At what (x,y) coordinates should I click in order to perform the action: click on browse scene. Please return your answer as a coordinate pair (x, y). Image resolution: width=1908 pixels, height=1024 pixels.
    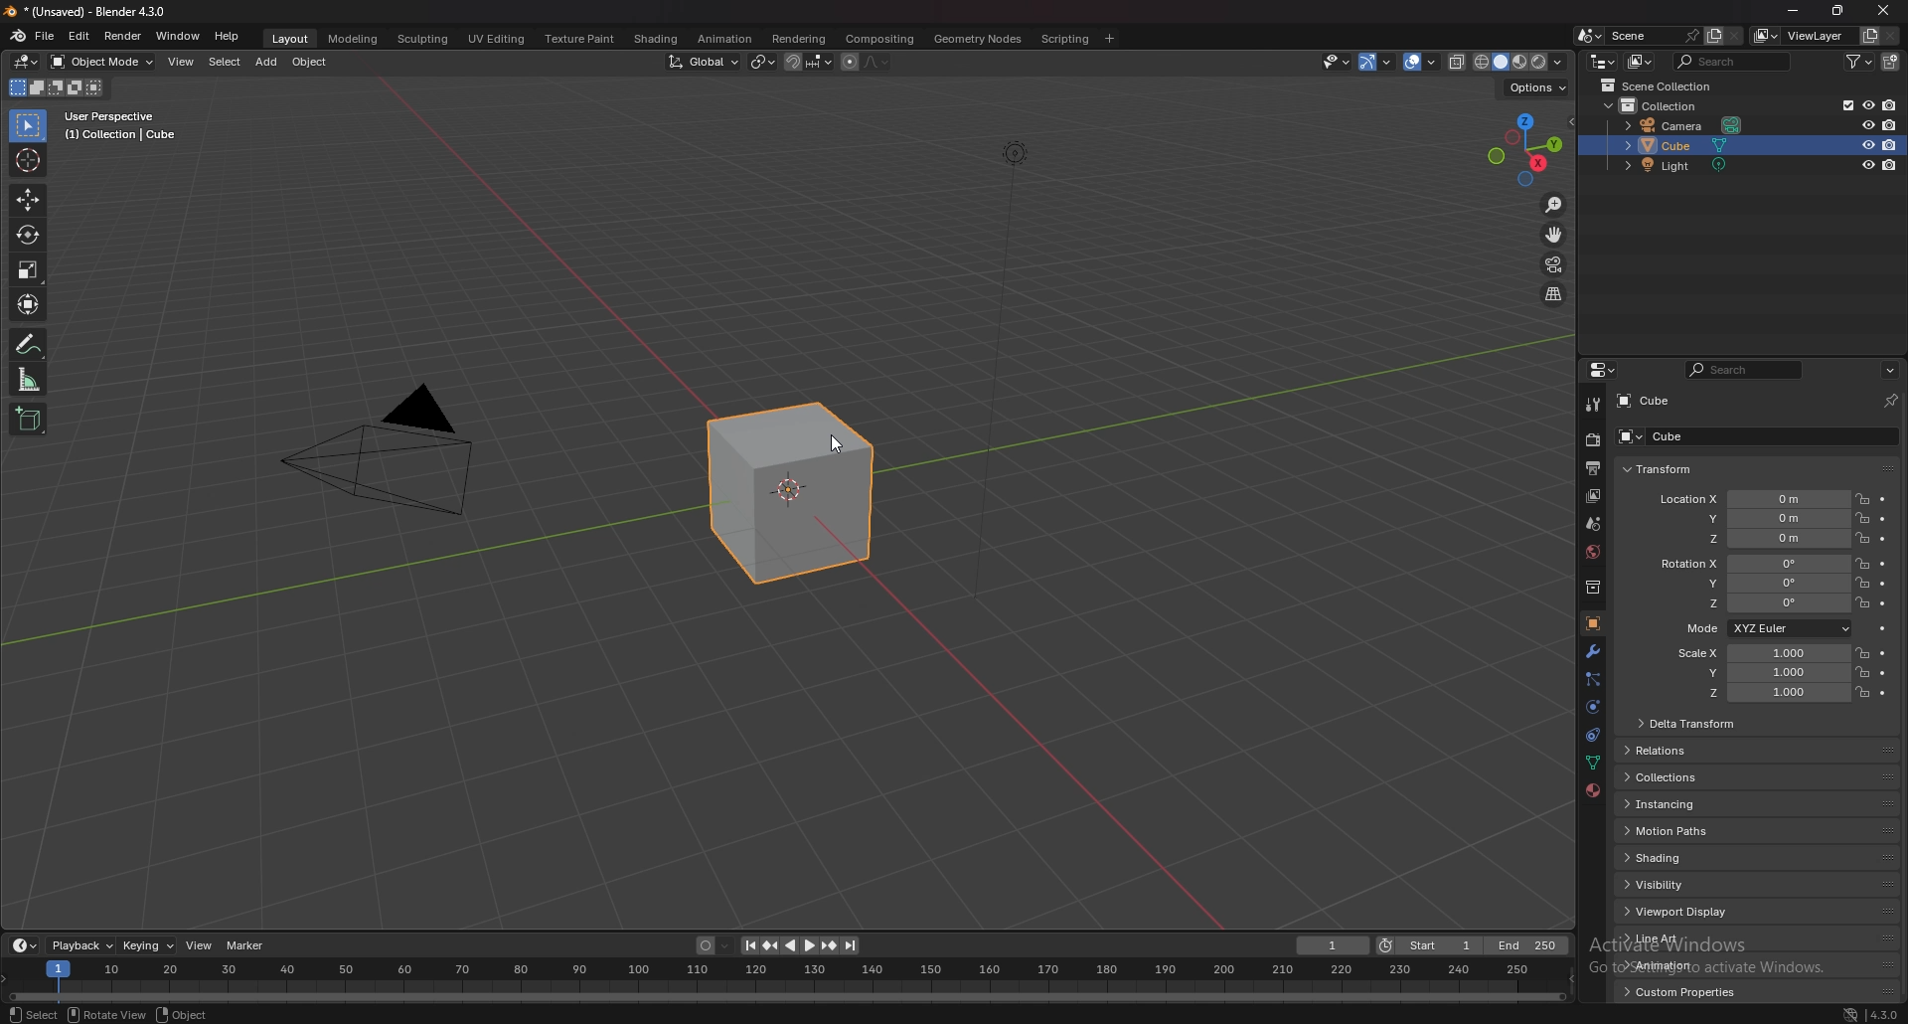
    Looking at the image, I should click on (1587, 36).